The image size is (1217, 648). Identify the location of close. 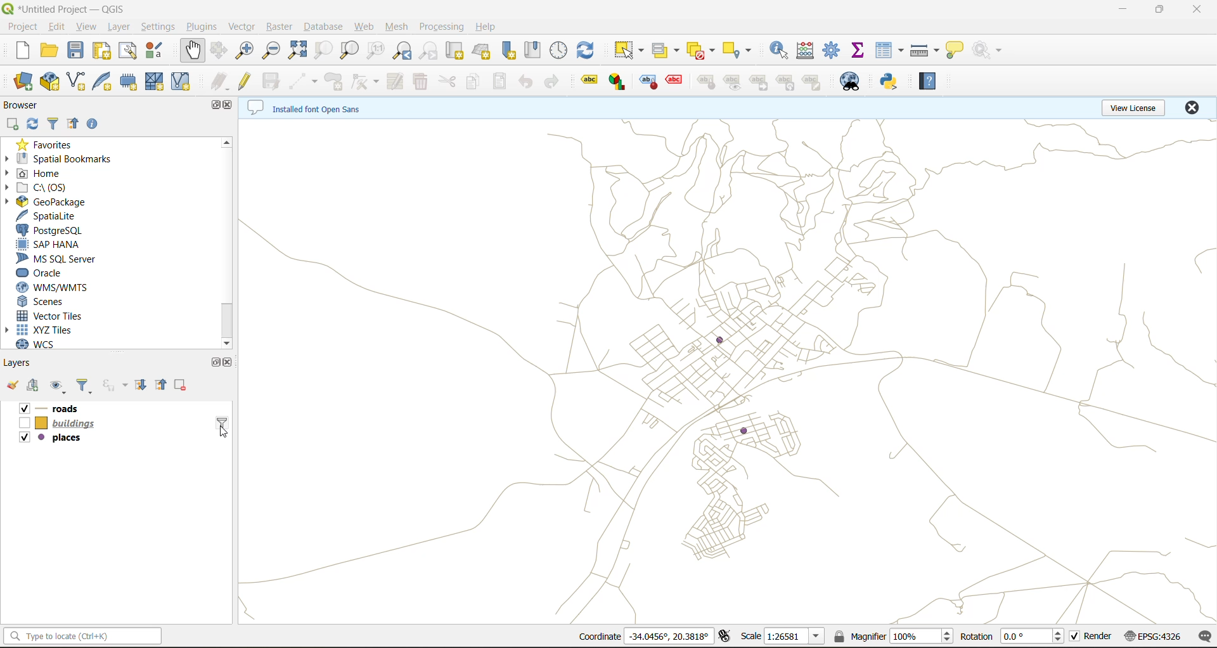
(231, 363).